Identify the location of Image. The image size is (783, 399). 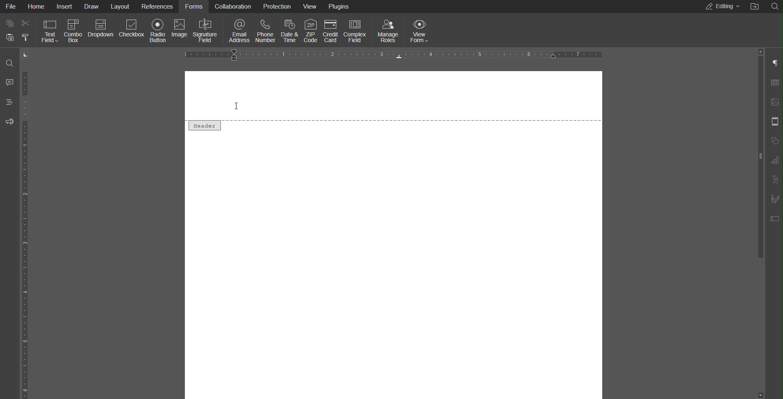
(181, 30).